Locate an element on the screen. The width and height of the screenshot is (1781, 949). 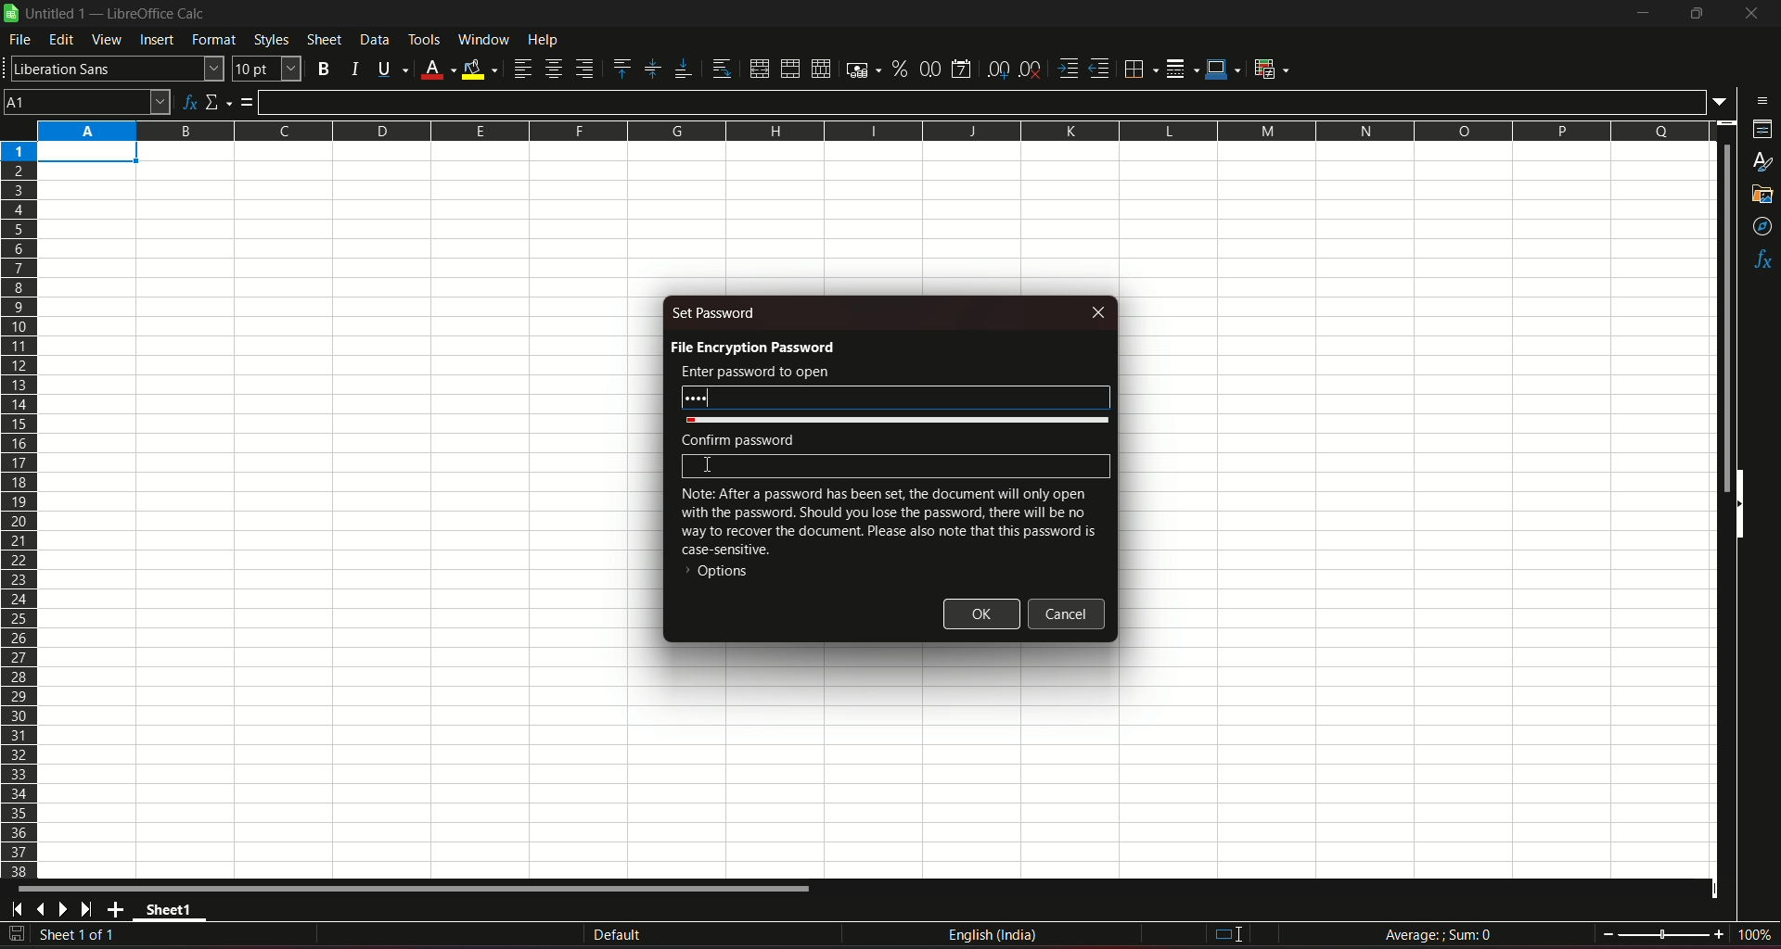
last sheet is located at coordinates (87, 909).